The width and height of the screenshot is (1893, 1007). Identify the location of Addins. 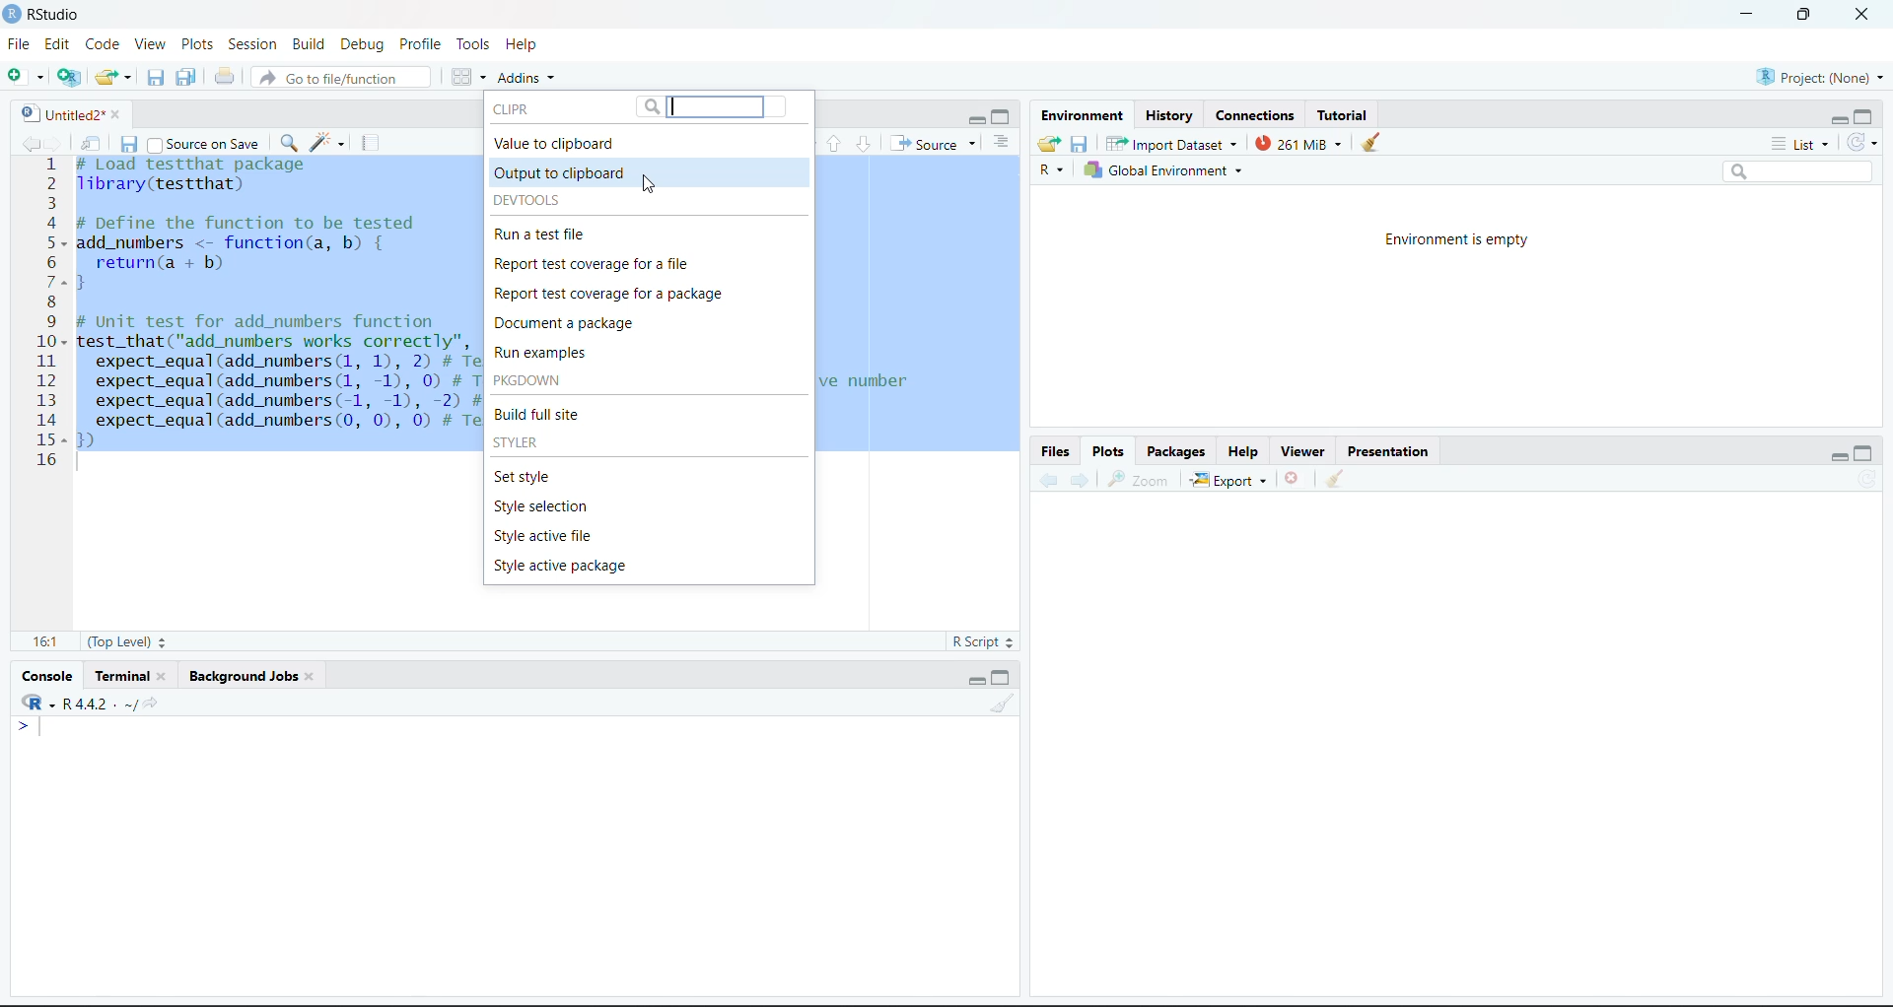
(527, 77).